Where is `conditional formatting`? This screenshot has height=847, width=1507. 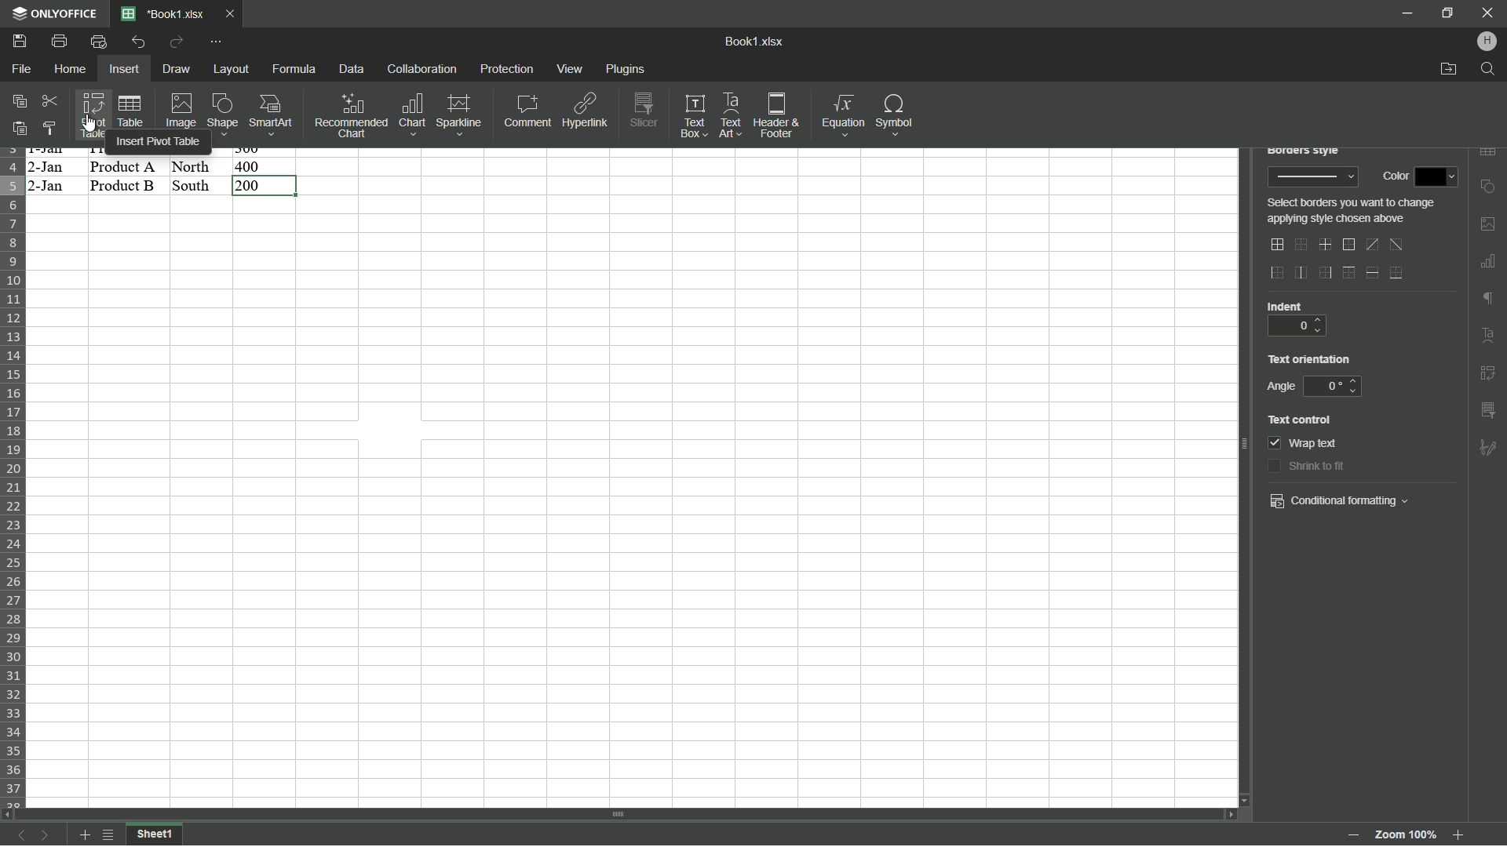
conditional formatting is located at coordinates (1332, 502).